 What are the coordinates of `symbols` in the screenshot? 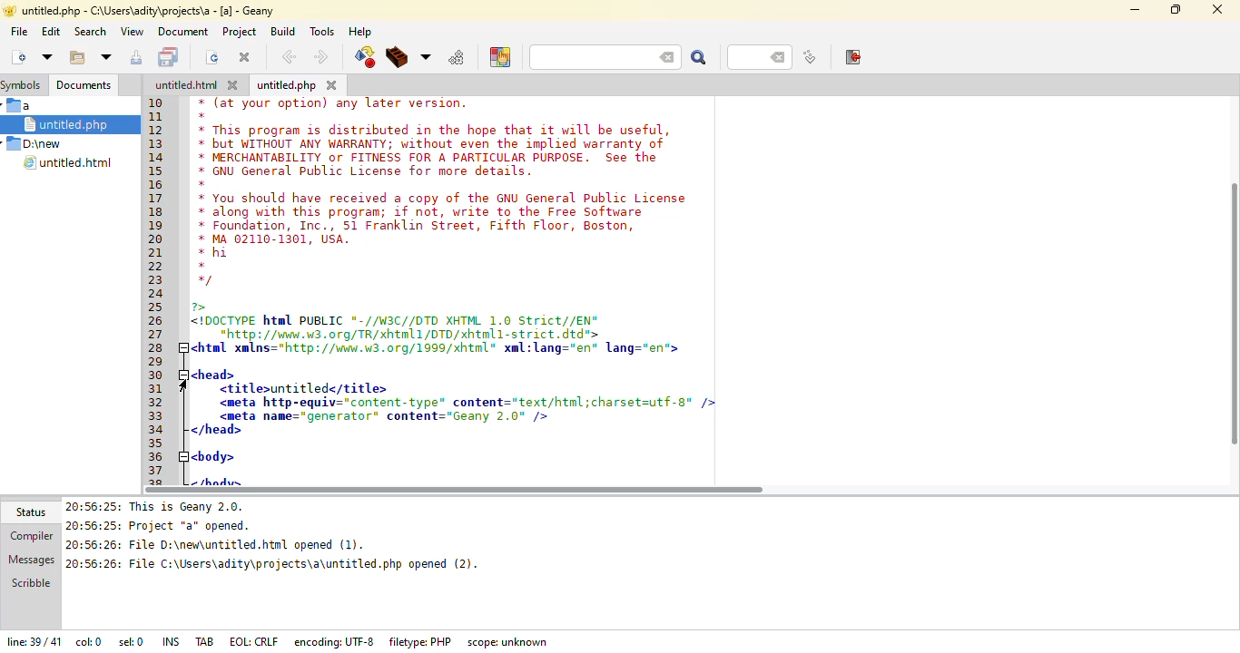 It's located at (22, 84).